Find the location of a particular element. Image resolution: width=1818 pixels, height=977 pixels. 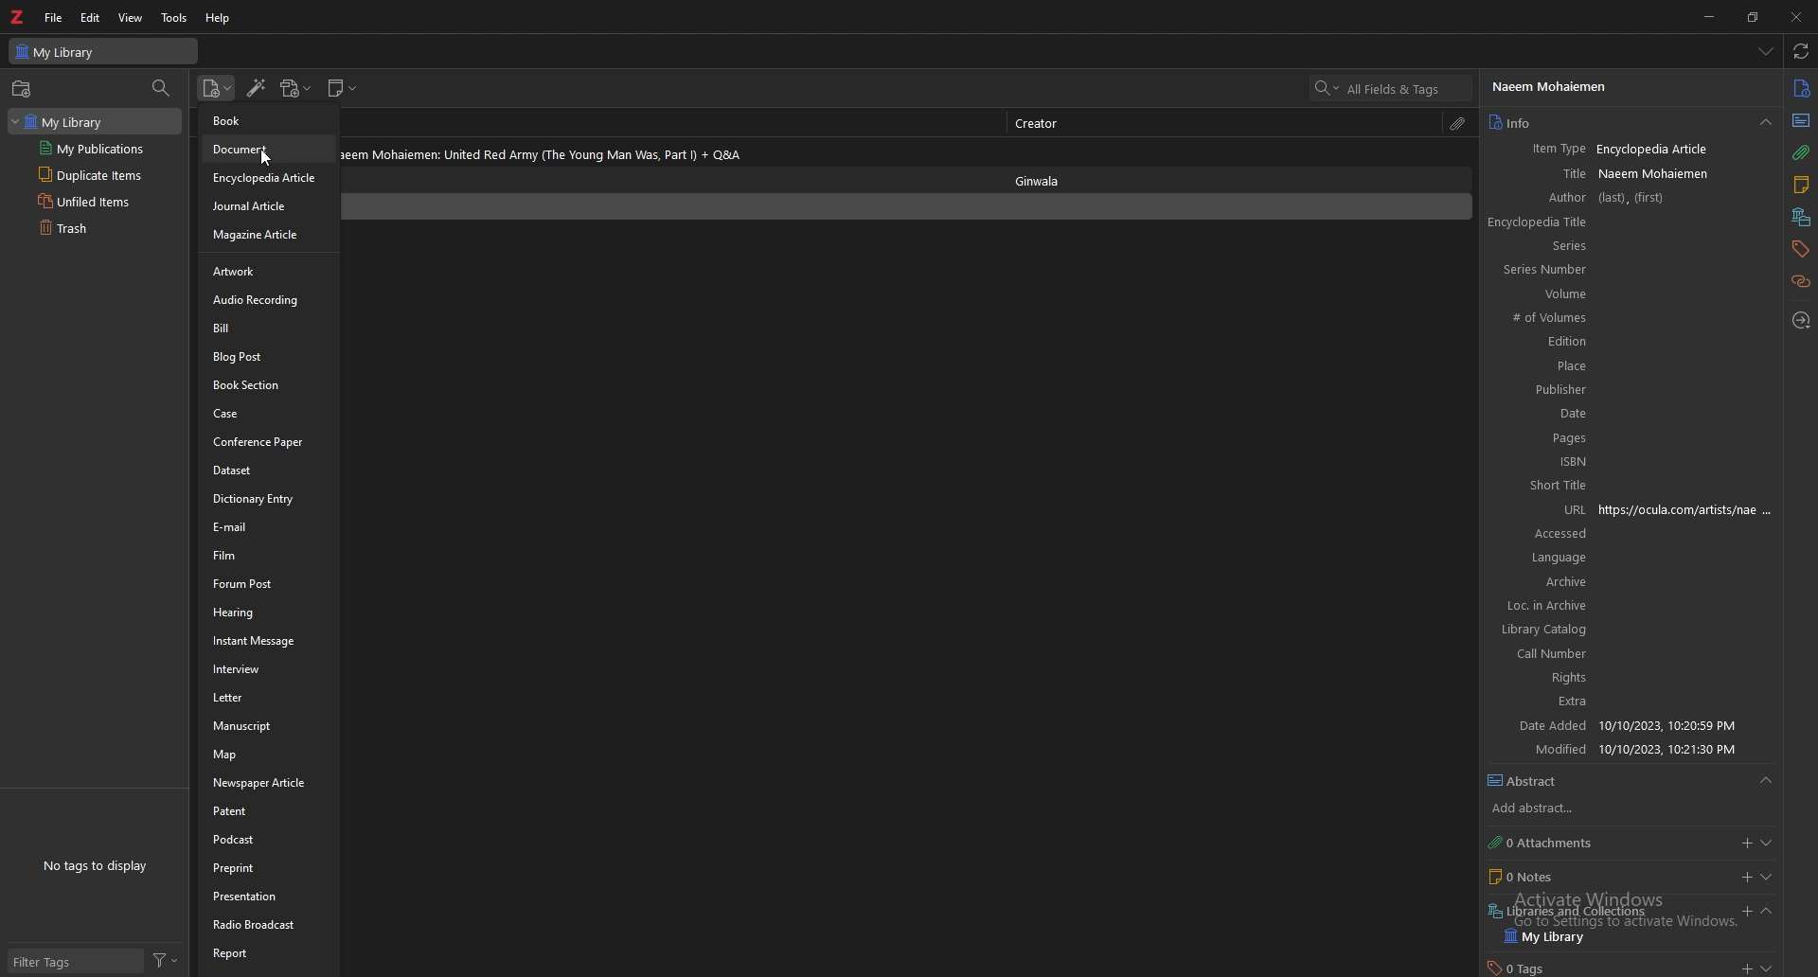

dictionary entry is located at coordinates (267, 499).